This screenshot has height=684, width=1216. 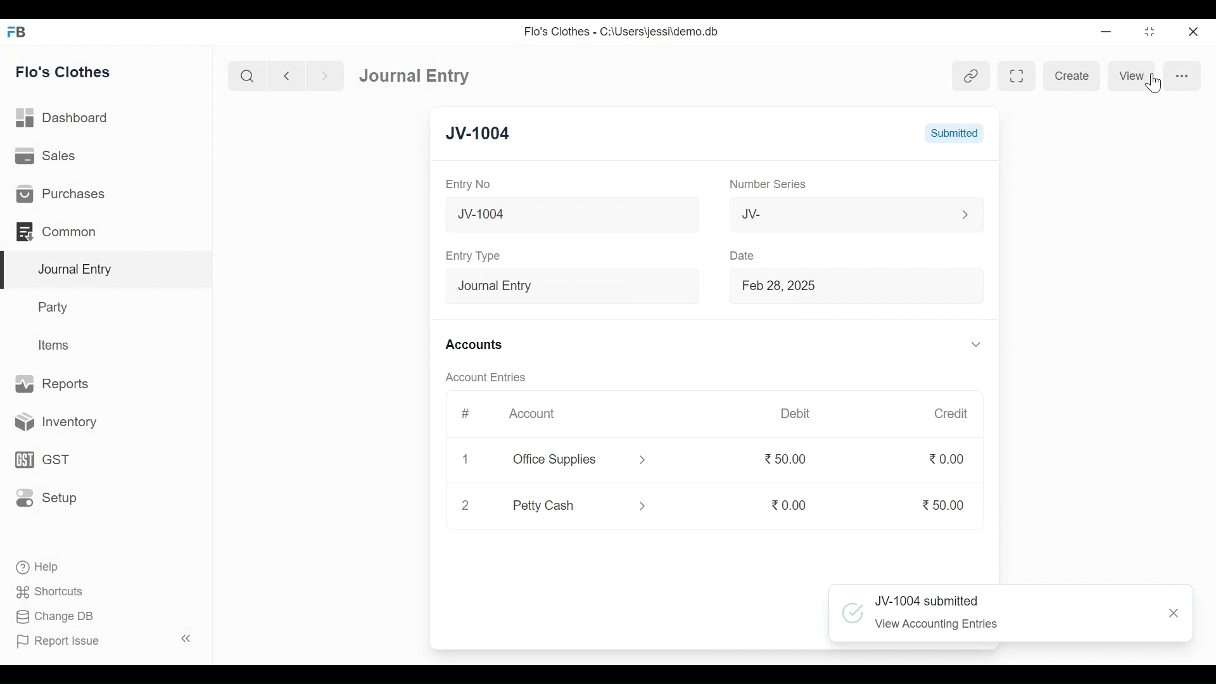 What do you see at coordinates (784, 459) in the screenshot?
I see `50.00` at bounding box center [784, 459].